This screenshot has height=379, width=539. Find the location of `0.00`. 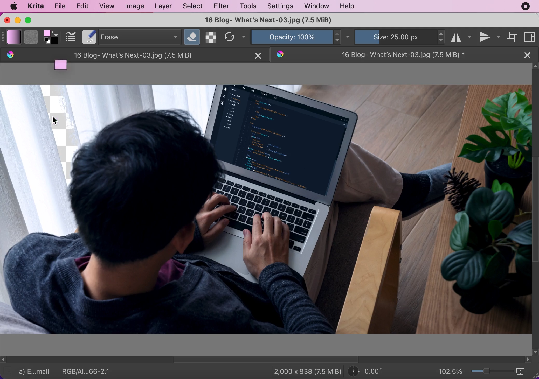

0.00 is located at coordinates (371, 371).